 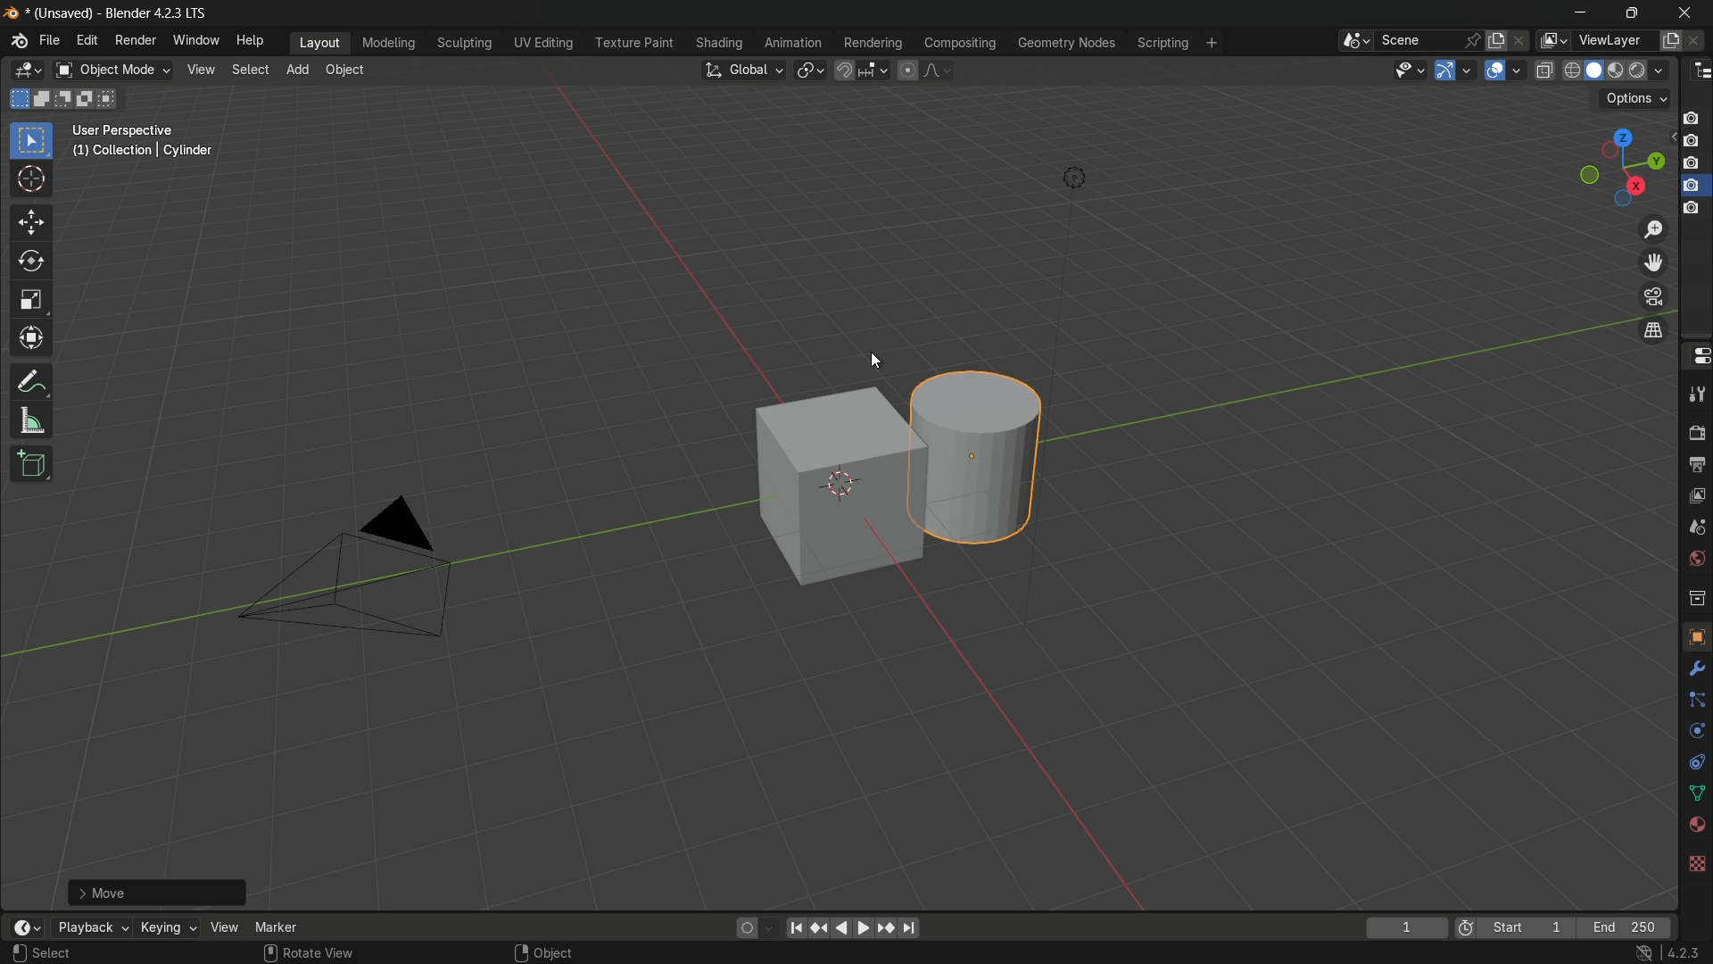 What do you see at coordinates (1653, 296) in the screenshot?
I see `toggle the camera view` at bounding box center [1653, 296].